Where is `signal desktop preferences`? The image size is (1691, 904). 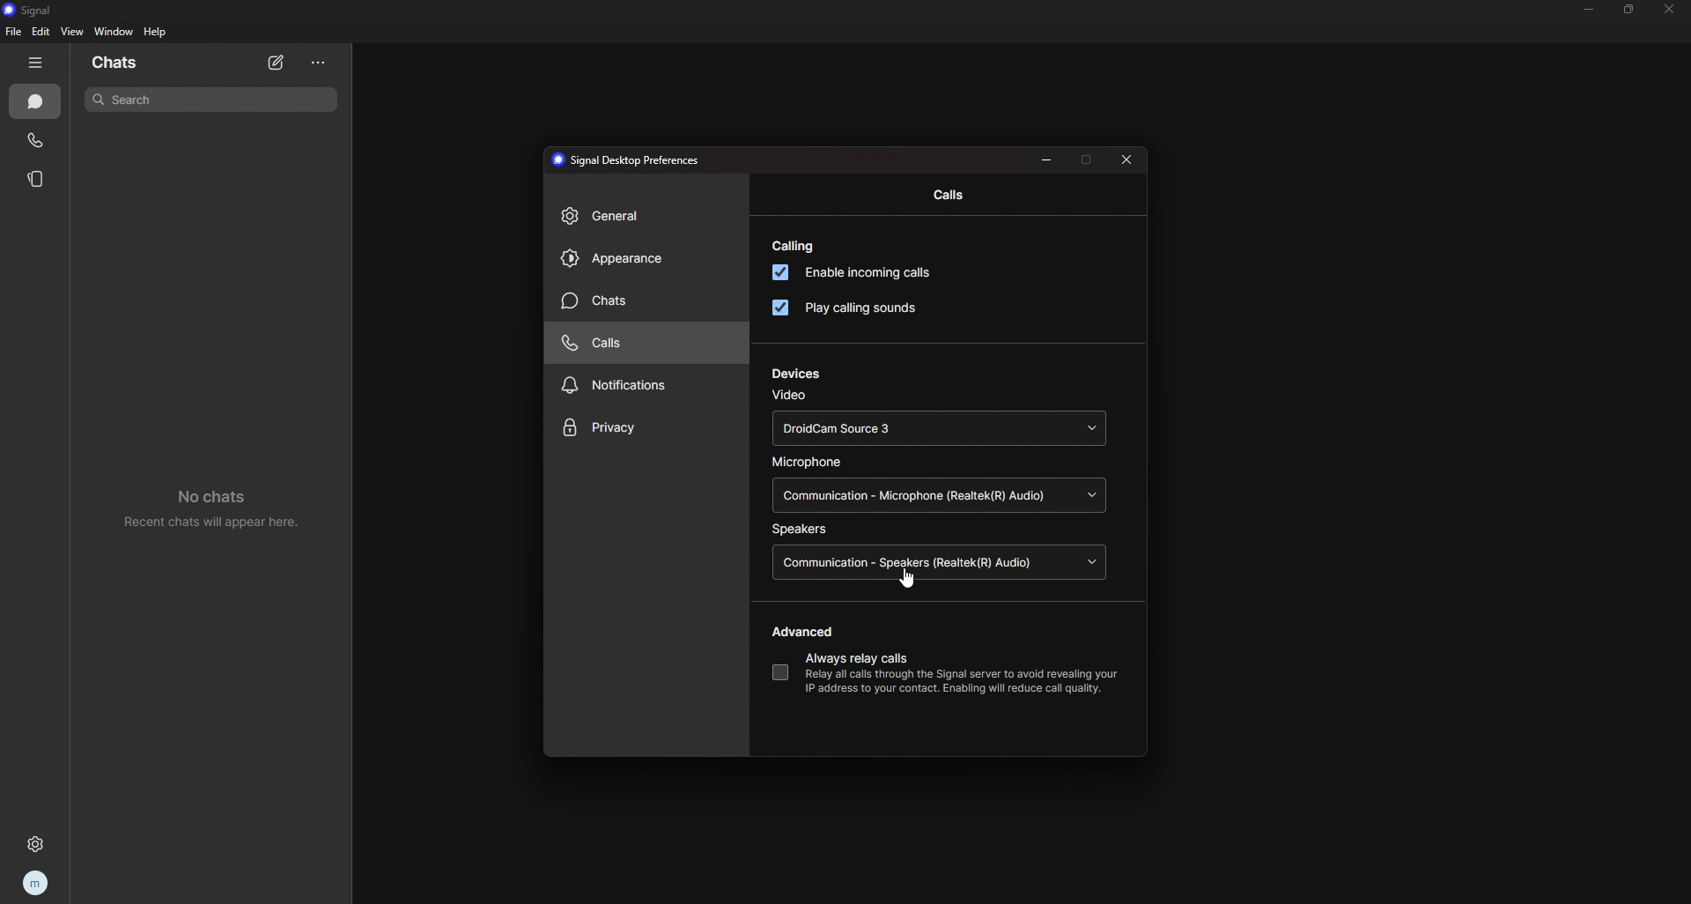 signal desktop preferences is located at coordinates (631, 159).